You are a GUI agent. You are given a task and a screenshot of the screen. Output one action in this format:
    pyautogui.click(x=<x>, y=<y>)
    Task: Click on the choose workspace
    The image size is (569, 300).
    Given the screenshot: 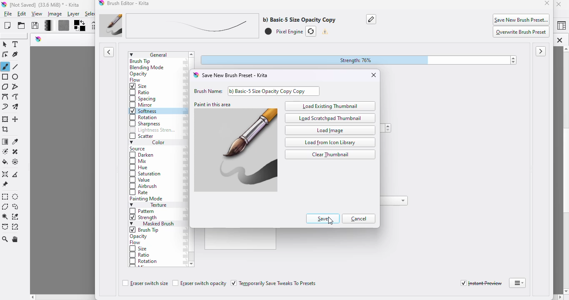 What is the action you would take?
    pyautogui.click(x=561, y=26)
    